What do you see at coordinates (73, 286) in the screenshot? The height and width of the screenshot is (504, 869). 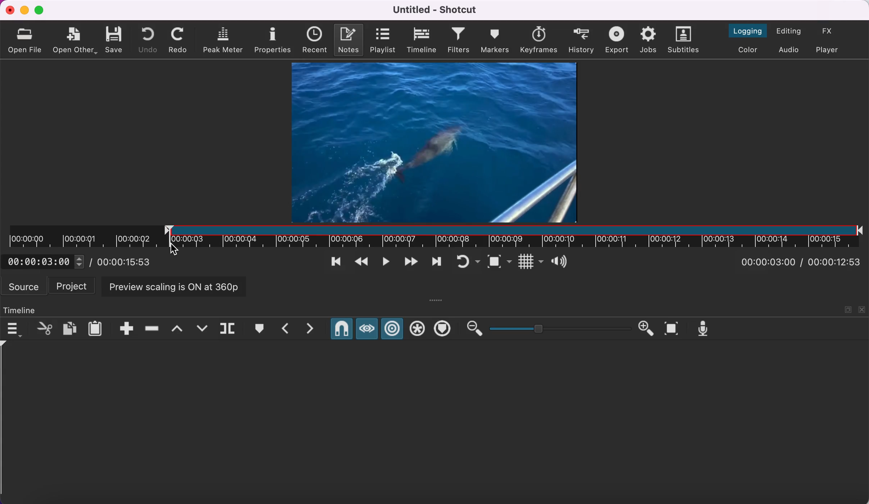 I see `project` at bounding box center [73, 286].